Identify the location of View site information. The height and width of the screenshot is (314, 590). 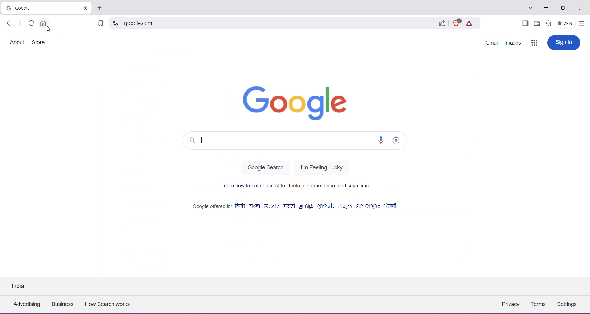
(115, 24).